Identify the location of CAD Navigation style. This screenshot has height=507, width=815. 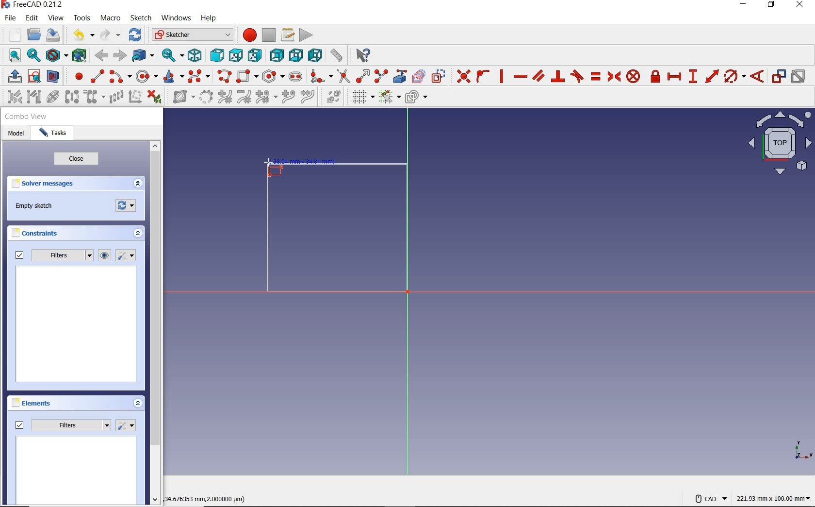
(708, 498).